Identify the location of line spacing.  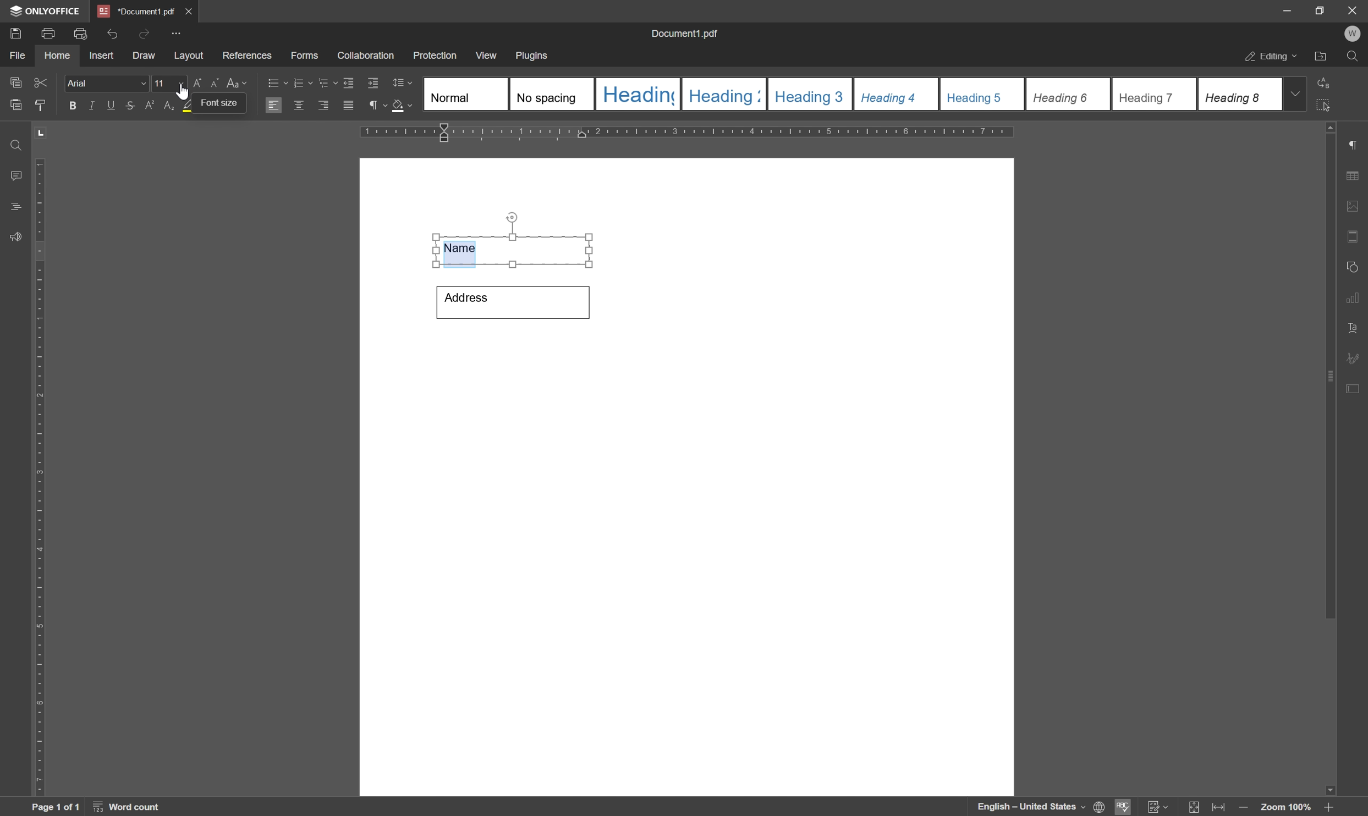
(402, 83).